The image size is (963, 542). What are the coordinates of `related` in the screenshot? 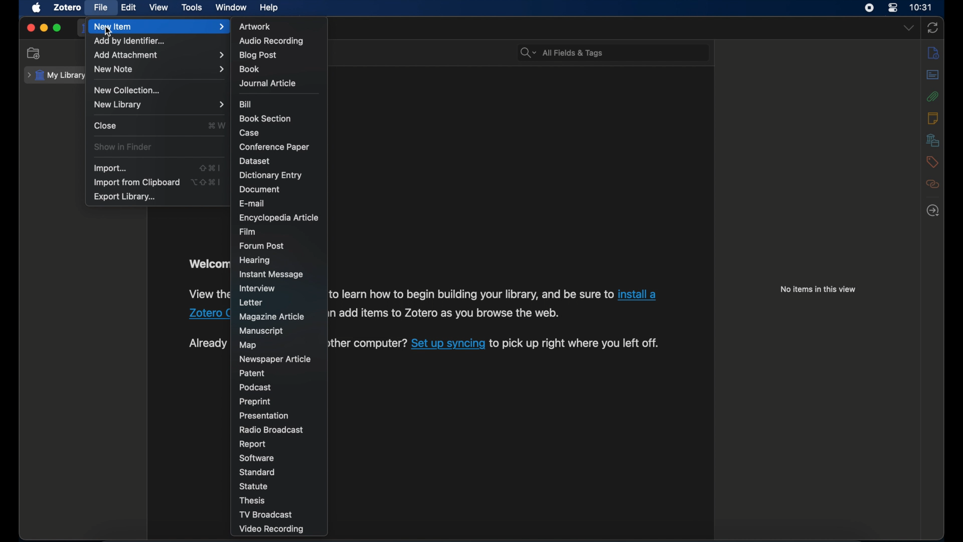 It's located at (933, 184).